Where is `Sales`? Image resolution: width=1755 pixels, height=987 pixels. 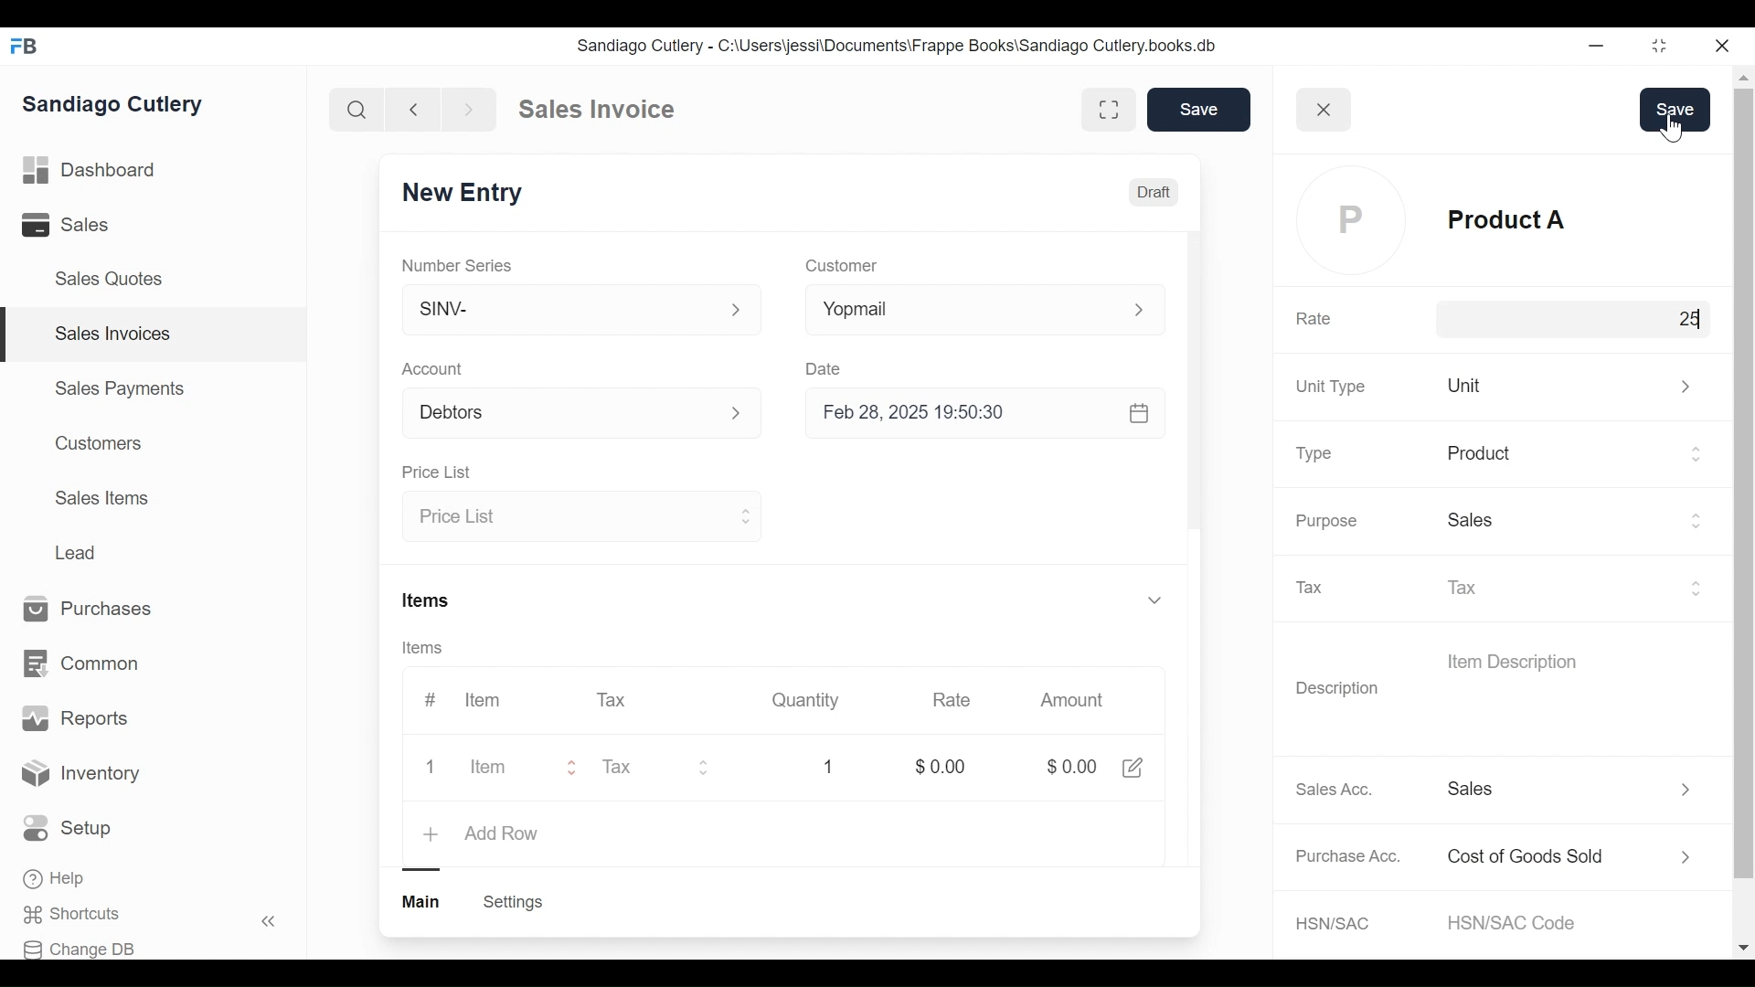 Sales is located at coordinates (69, 224).